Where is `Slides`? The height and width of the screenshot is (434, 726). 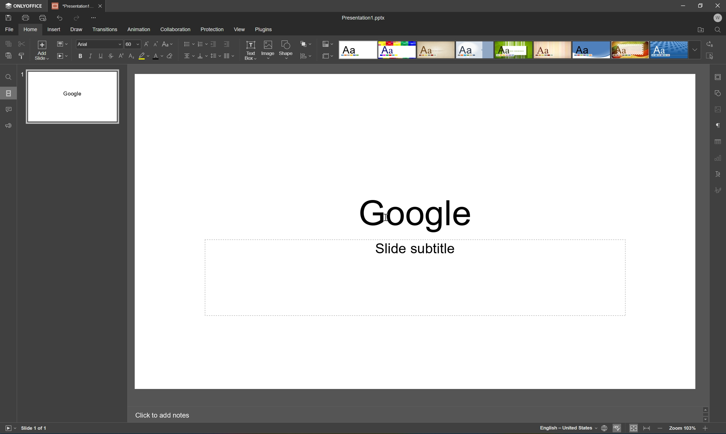
Slides is located at coordinates (8, 93).